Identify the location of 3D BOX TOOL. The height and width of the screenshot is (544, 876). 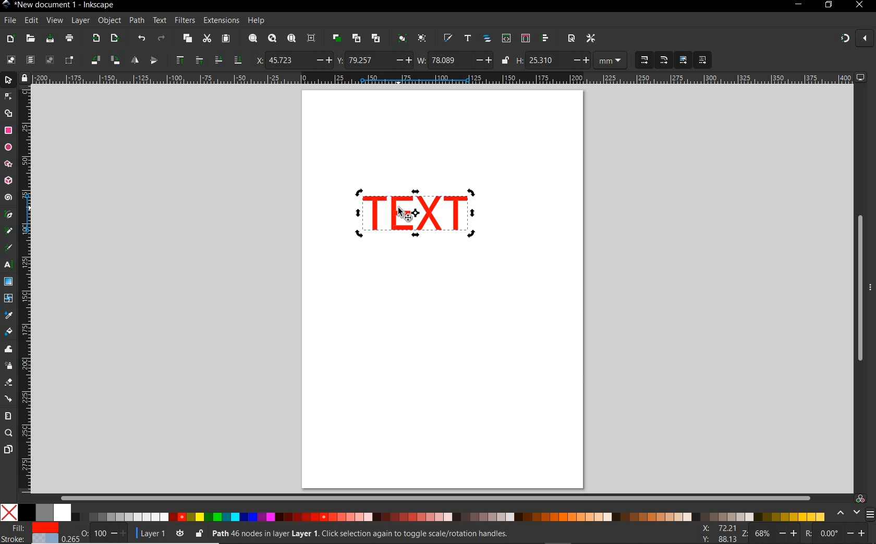
(7, 181).